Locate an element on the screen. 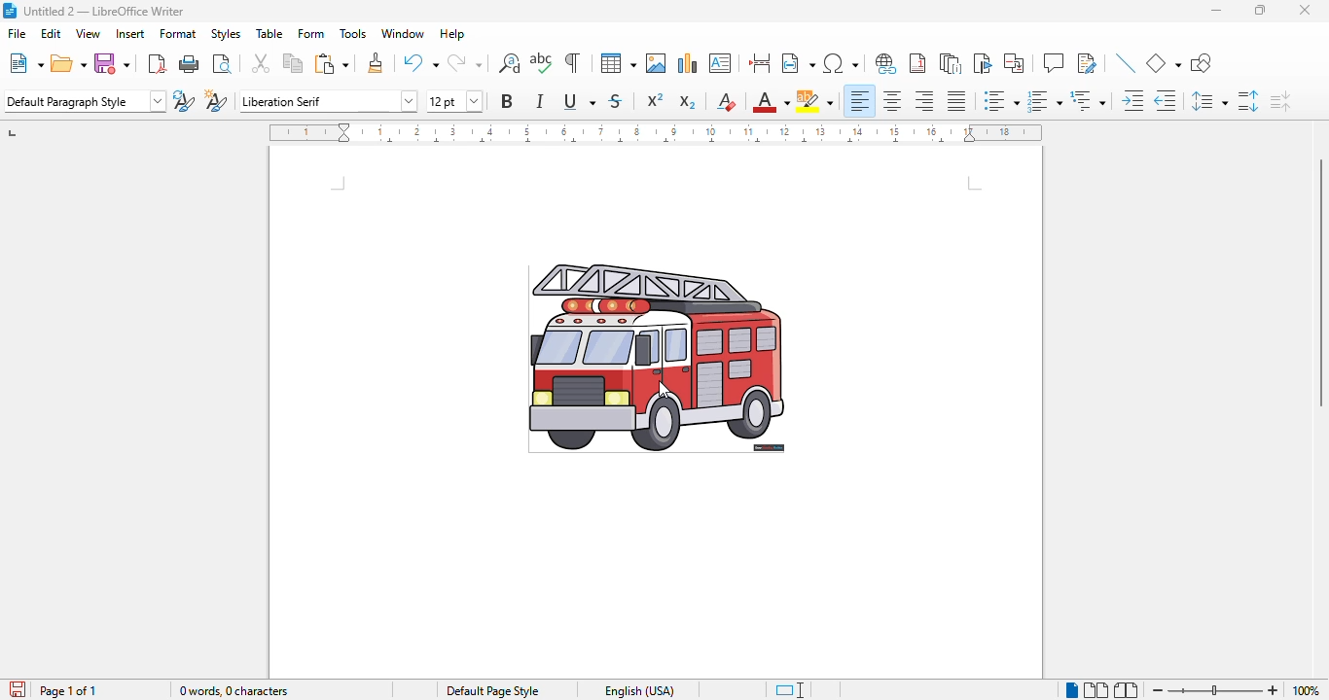 The width and height of the screenshot is (1329, 700). save is located at coordinates (112, 62).